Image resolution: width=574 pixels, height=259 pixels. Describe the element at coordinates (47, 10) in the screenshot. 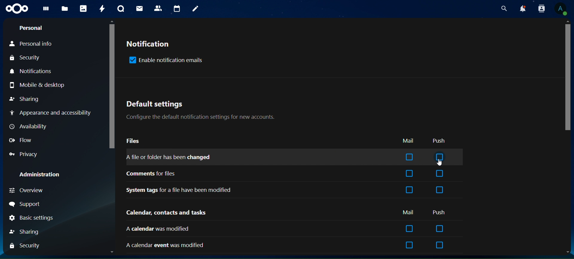

I see `dashboard` at that location.